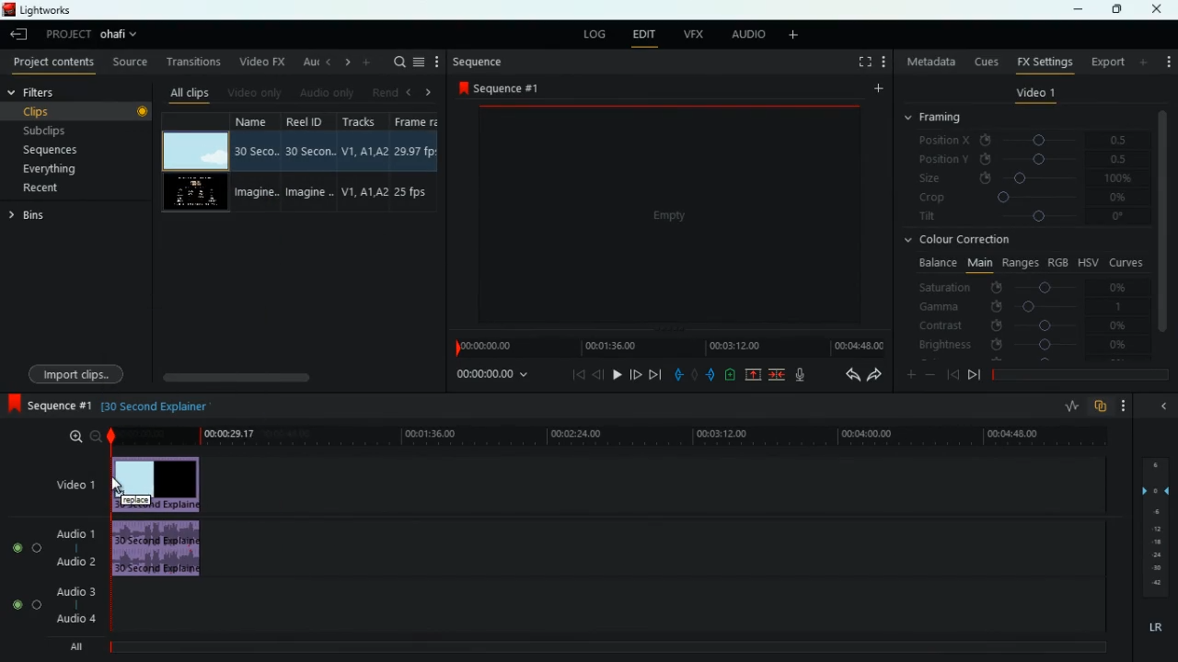  Describe the element at coordinates (73, 484) in the screenshot. I see `video 1` at that location.